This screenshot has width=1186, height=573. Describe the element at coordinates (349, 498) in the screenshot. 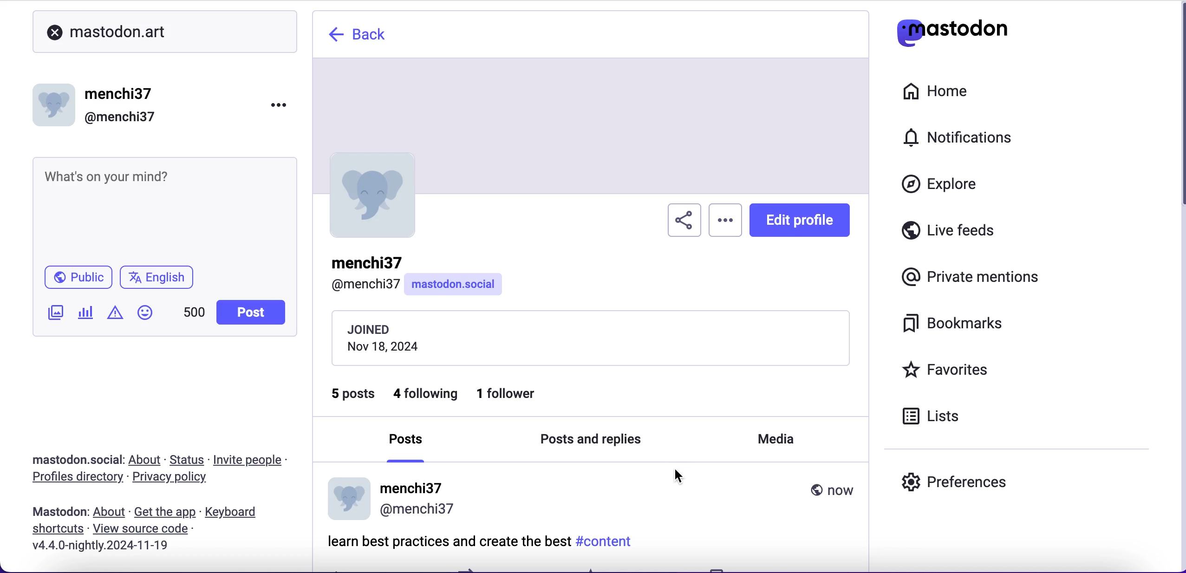

I see `profile picture` at that location.